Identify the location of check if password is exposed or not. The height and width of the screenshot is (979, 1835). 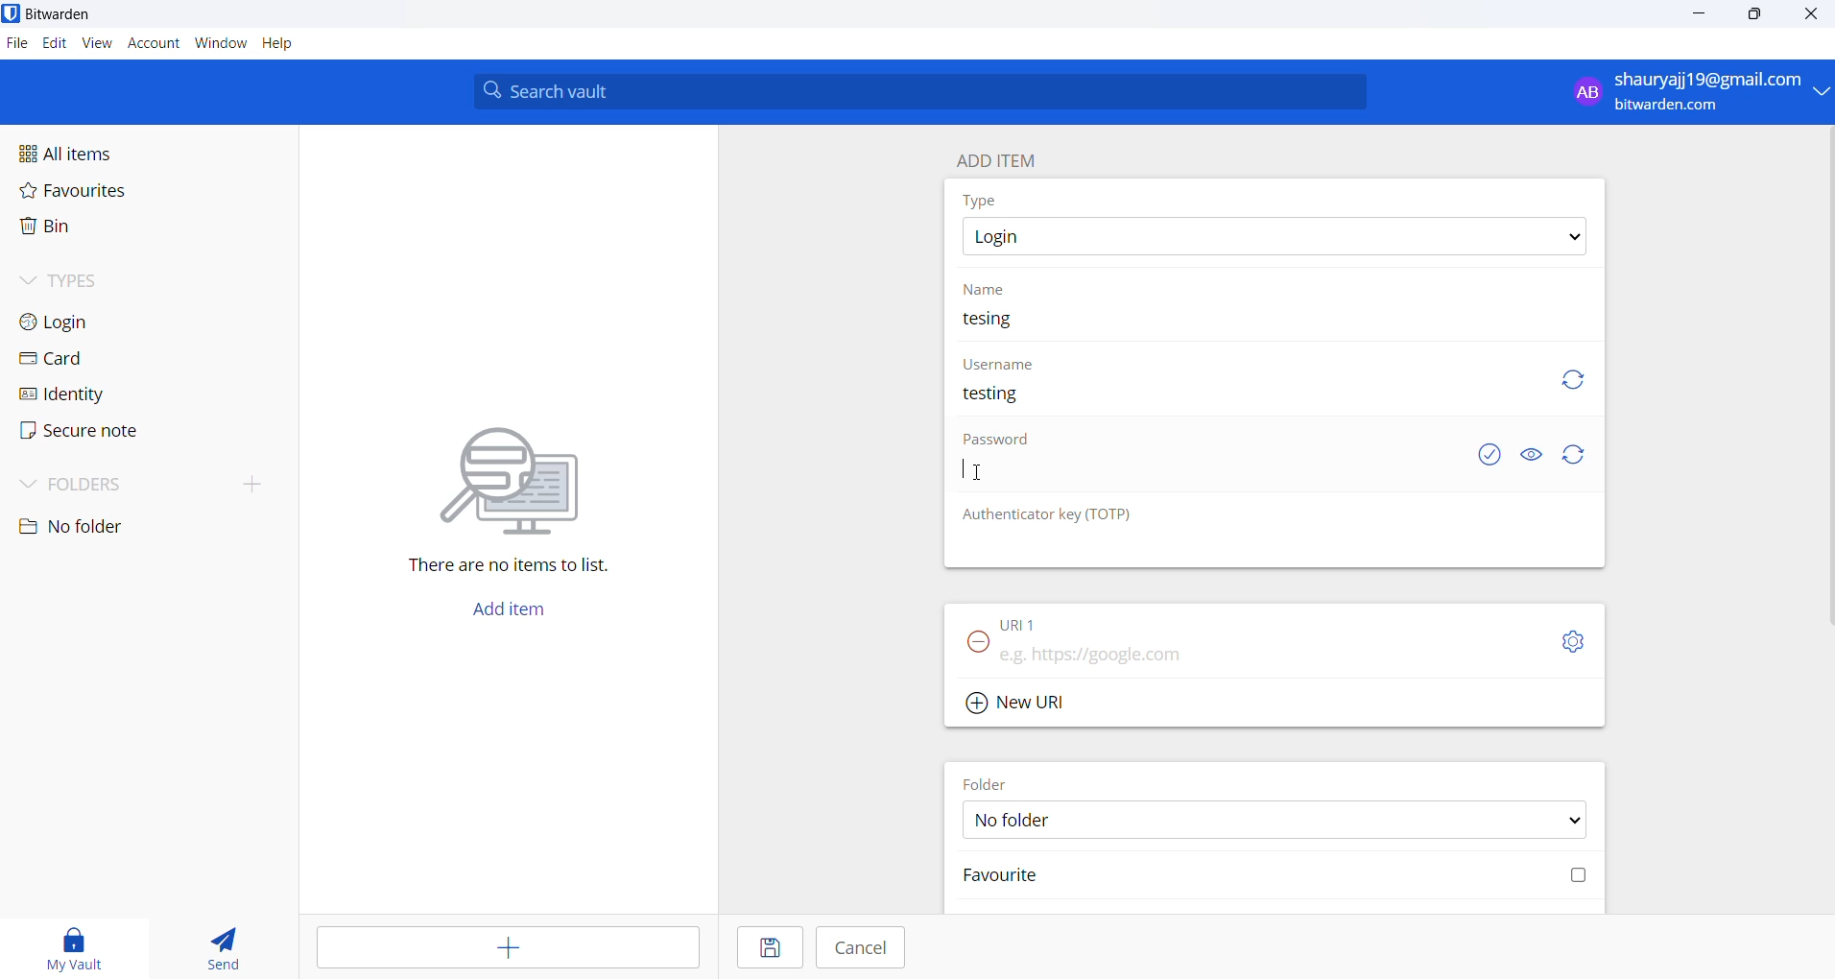
(1492, 455).